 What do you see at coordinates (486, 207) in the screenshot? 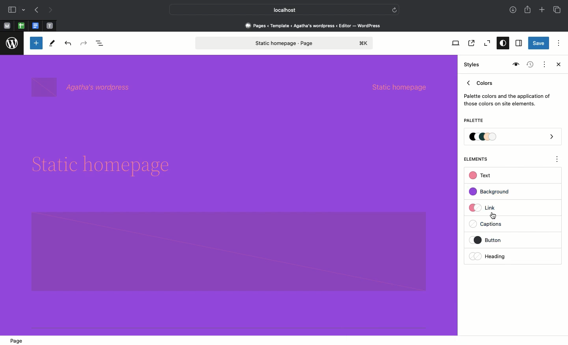
I see `Link` at bounding box center [486, 207].